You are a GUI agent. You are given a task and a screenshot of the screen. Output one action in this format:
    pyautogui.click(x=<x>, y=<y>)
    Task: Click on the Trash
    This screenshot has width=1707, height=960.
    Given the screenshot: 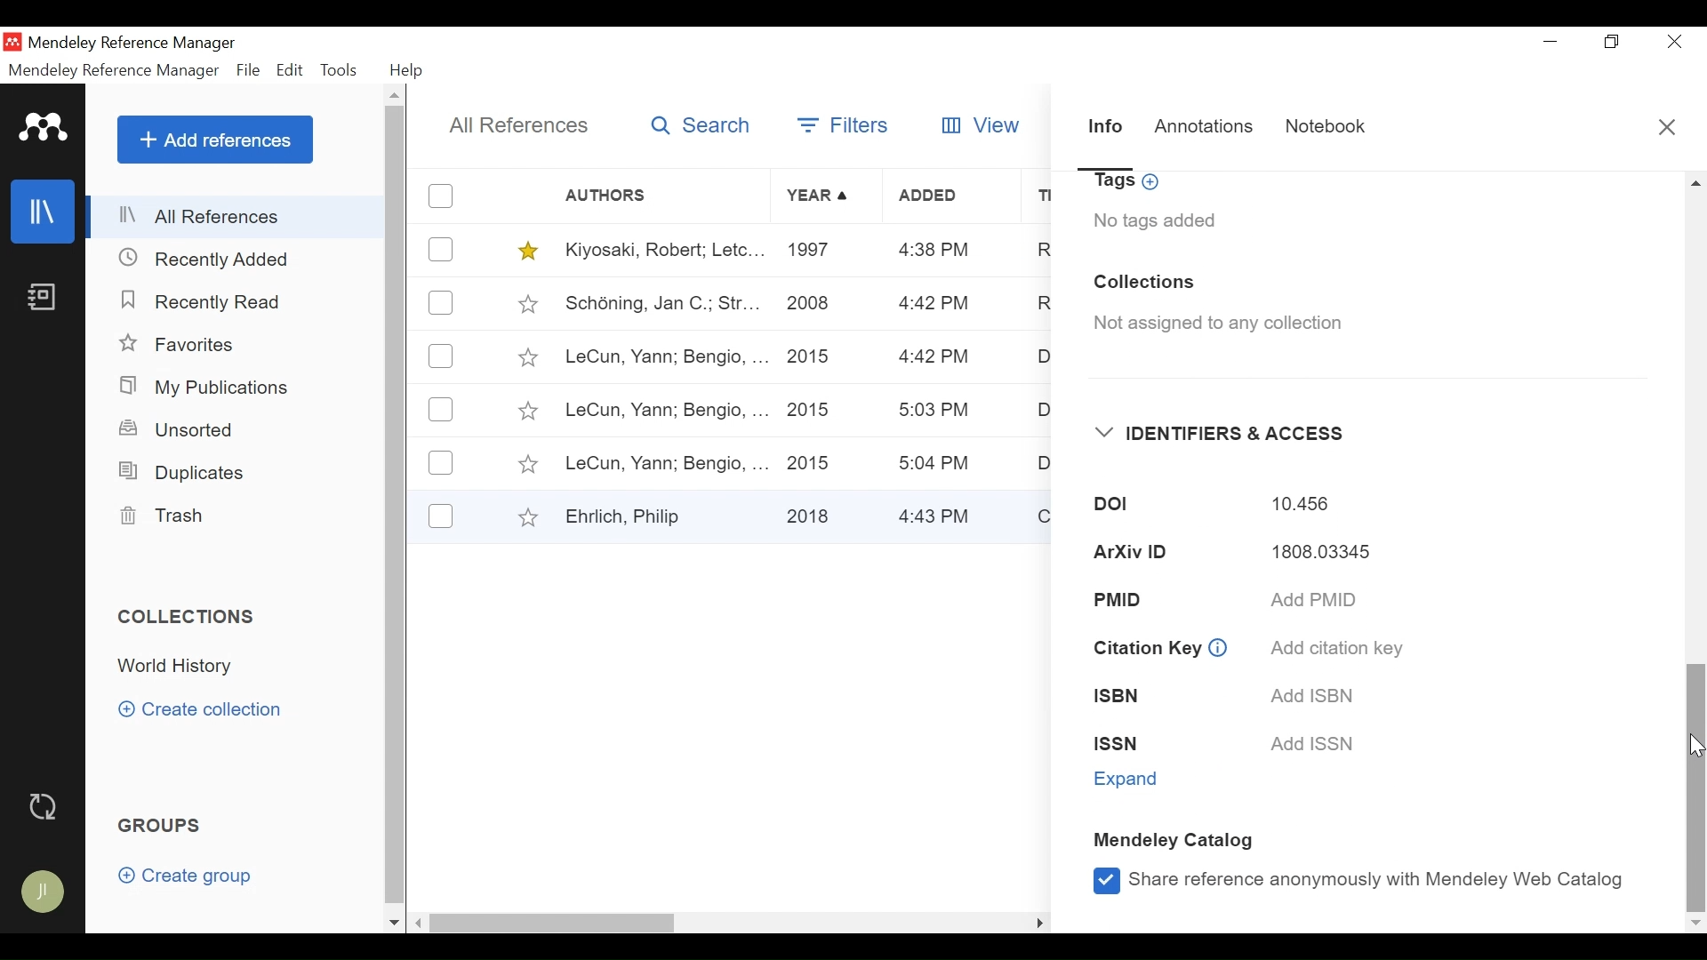 What is the action you would take?
    pyautogui.click(x=166, y=517)
    